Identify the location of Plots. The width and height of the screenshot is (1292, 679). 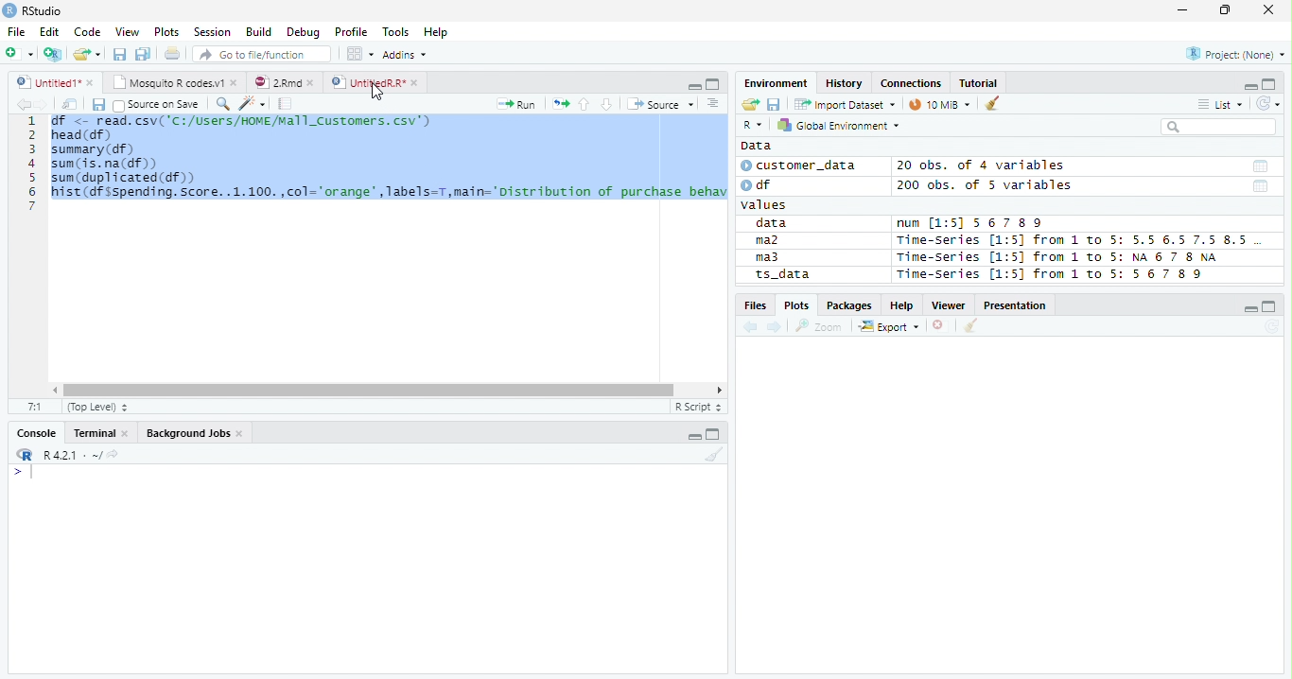
(796, 305).